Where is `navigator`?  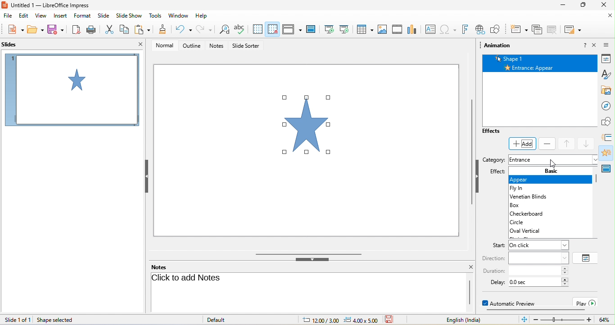 navigator is located at coordinates (608, 106).